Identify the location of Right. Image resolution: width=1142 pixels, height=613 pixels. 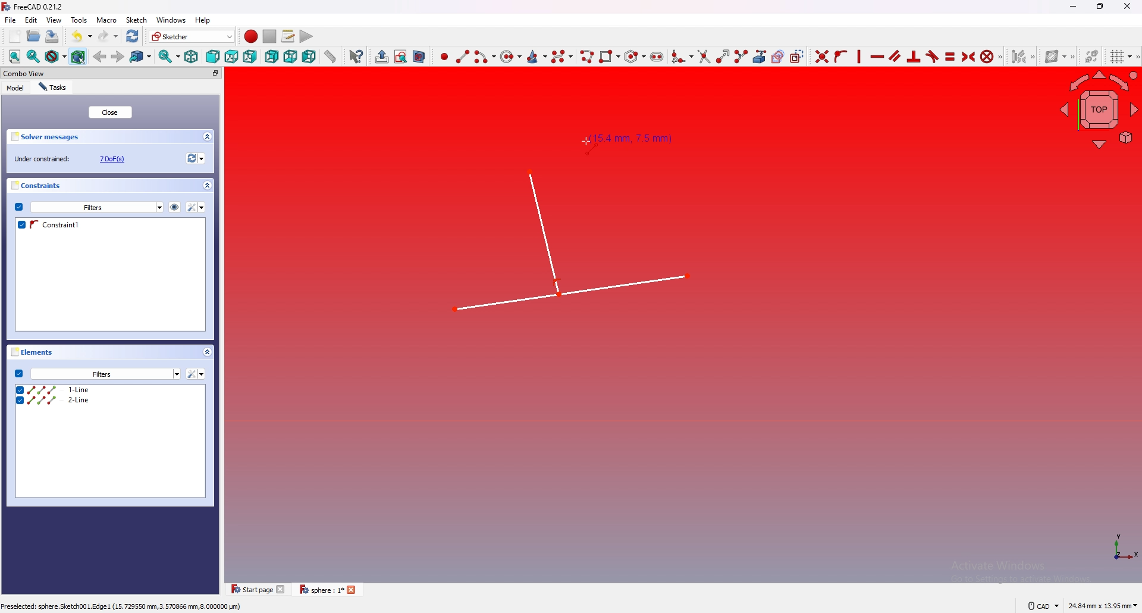
(250, 57).